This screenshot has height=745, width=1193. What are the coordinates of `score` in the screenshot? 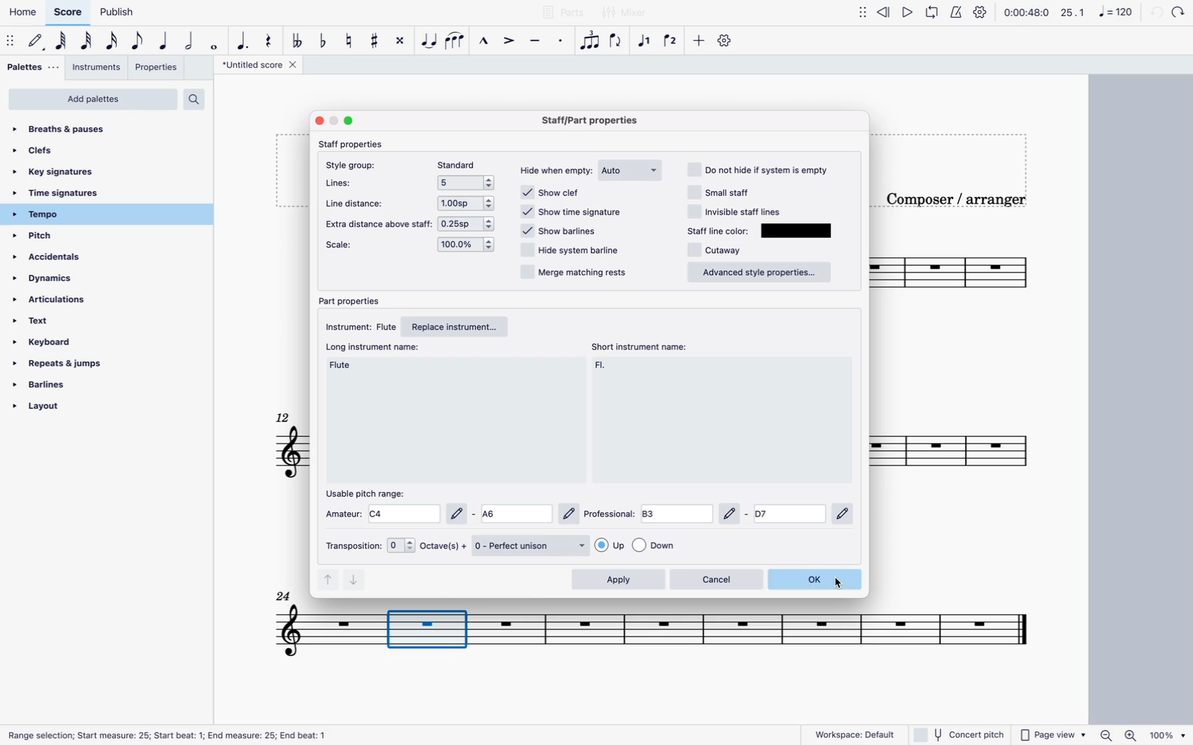 It's located at (276, 445).